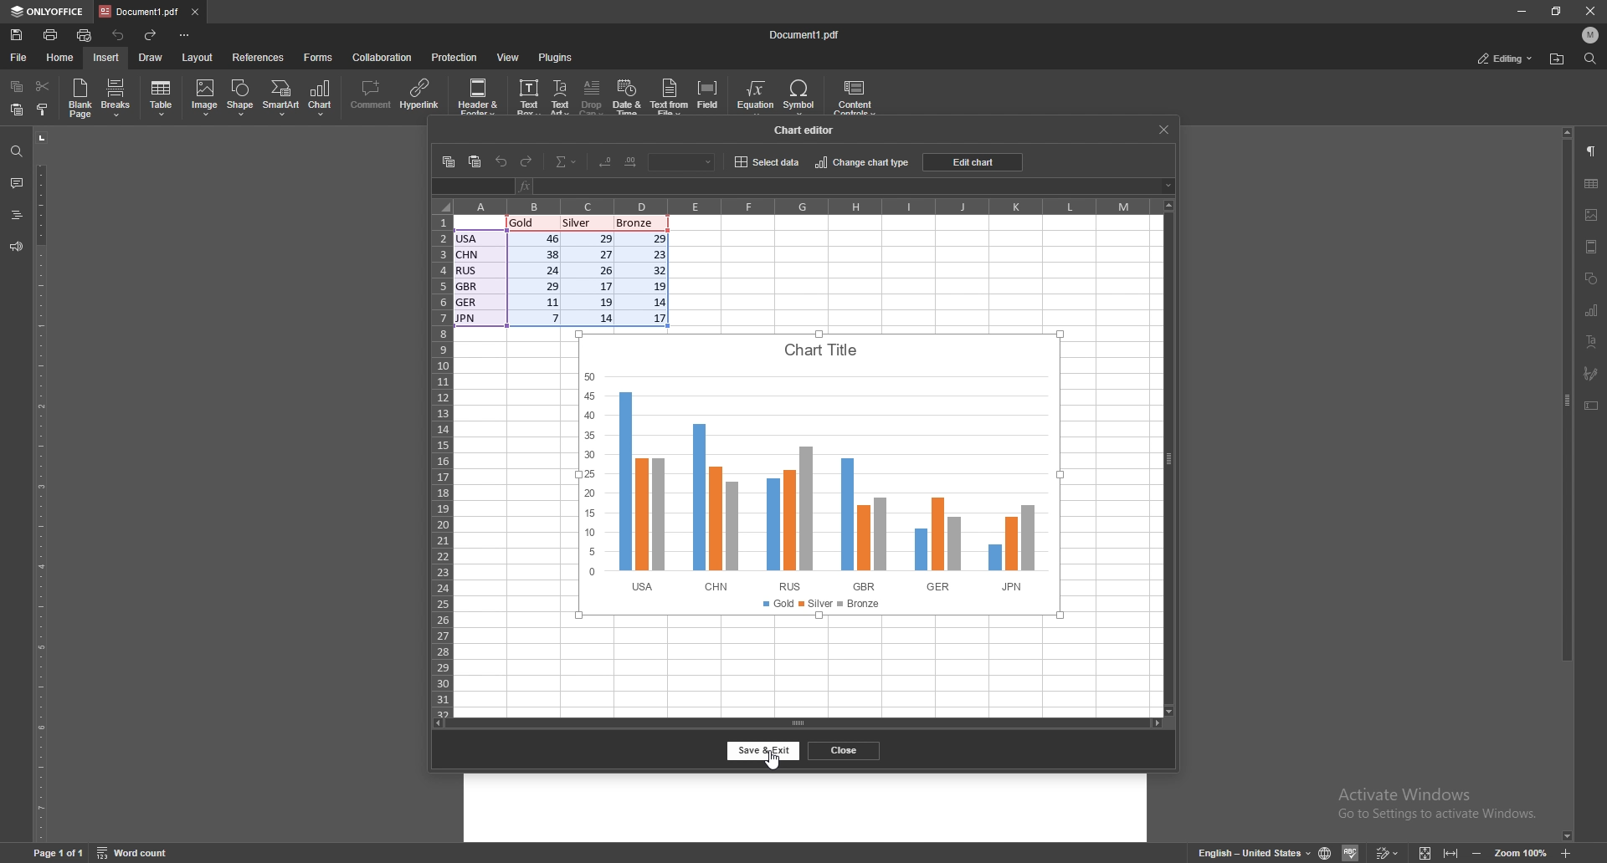 The width and height of the screenshot is (1607, 863). What do you see at coordinates (1585, 11) in the screenshot?
I see `Close` at bounding box center [1585, 11].